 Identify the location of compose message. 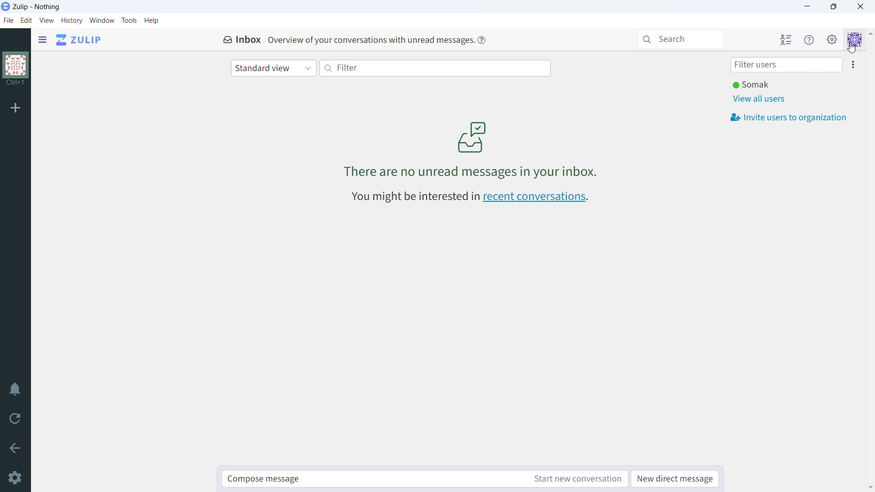
(373, 479).